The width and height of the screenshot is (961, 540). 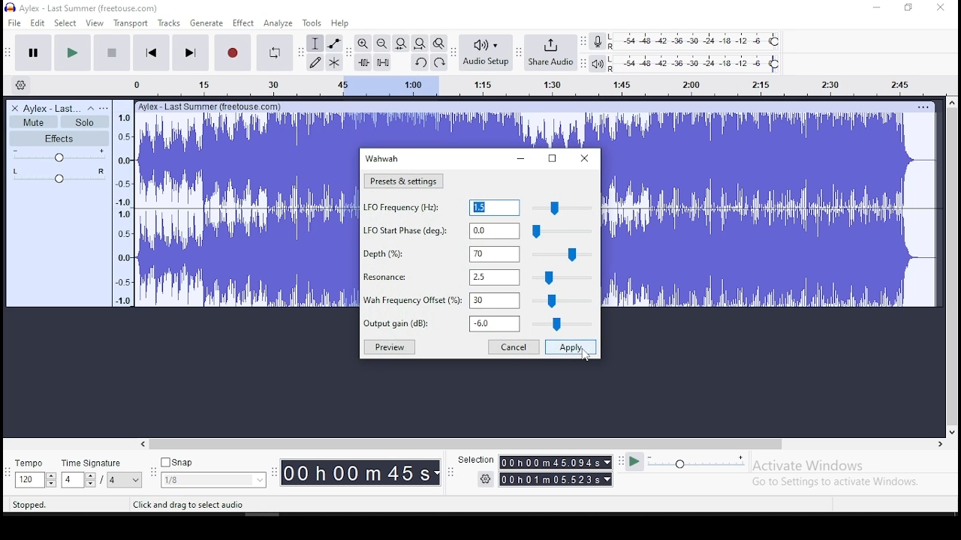 What do you see at coordinates (552, 158) in the screenshot?
I see `restore` at bounding box center [552, 158].